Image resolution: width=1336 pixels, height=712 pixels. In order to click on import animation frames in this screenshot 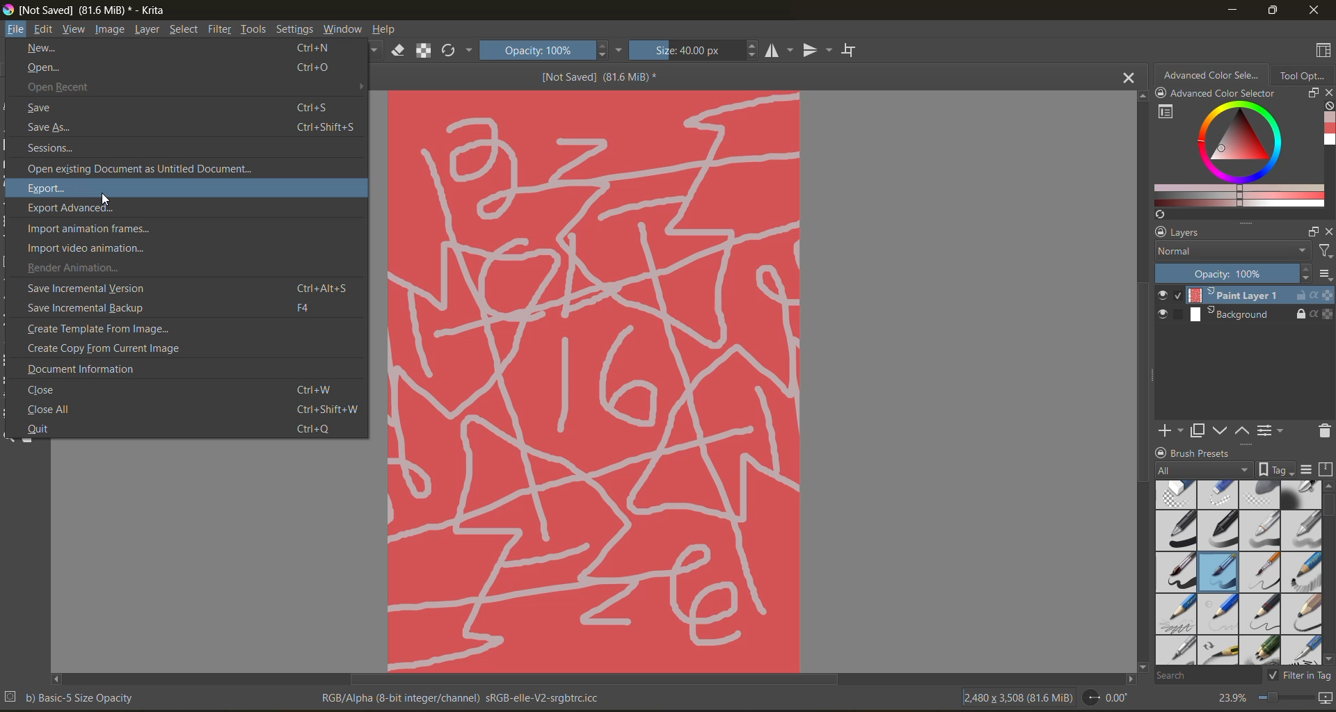, I will do `click(90, 228)`.